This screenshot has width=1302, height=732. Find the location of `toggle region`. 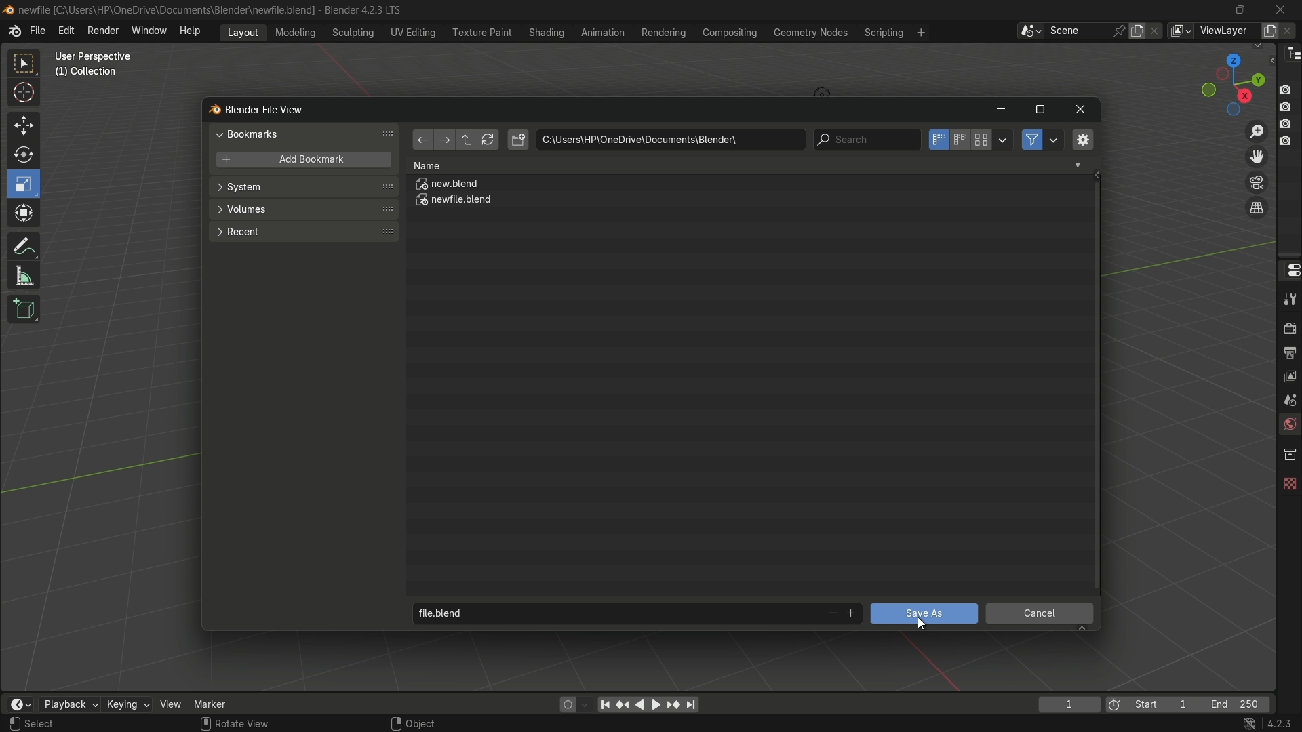

toggle region is located at coordinates (1082, 139).